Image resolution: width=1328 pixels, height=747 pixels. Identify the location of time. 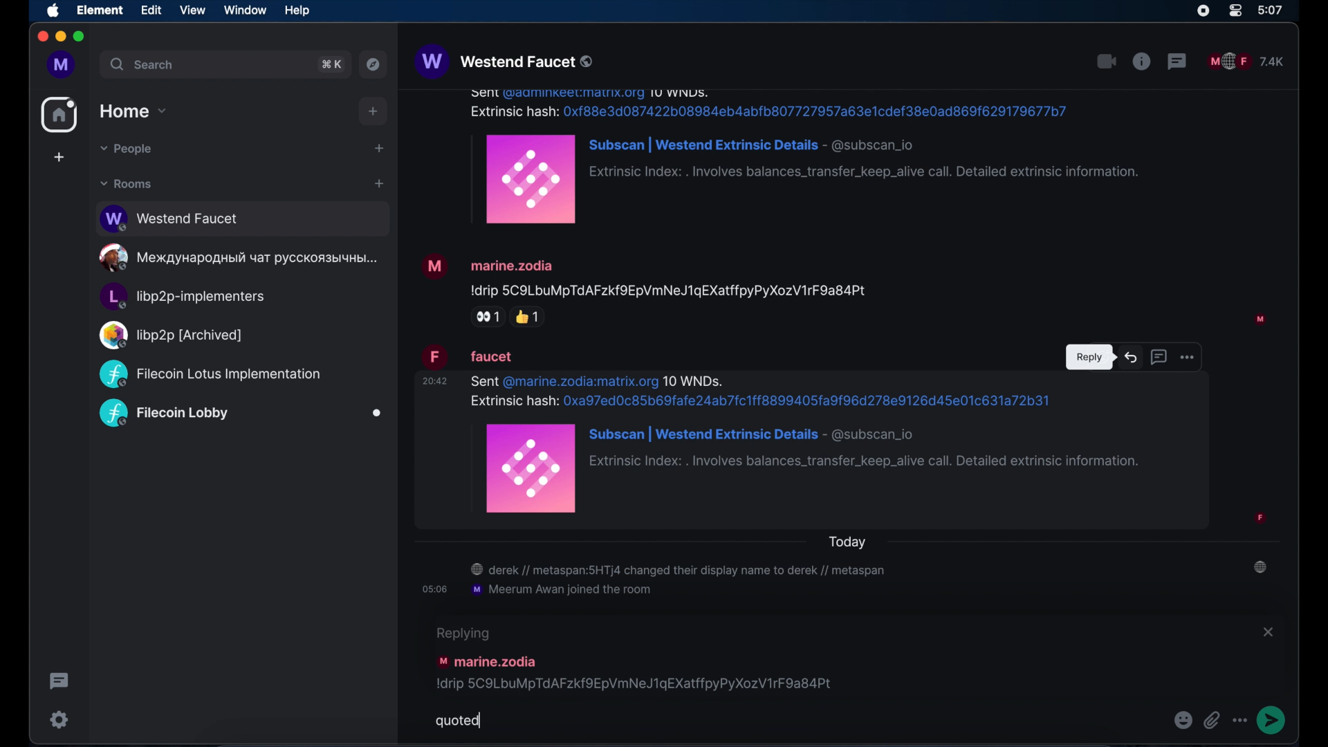
(1271, 10).